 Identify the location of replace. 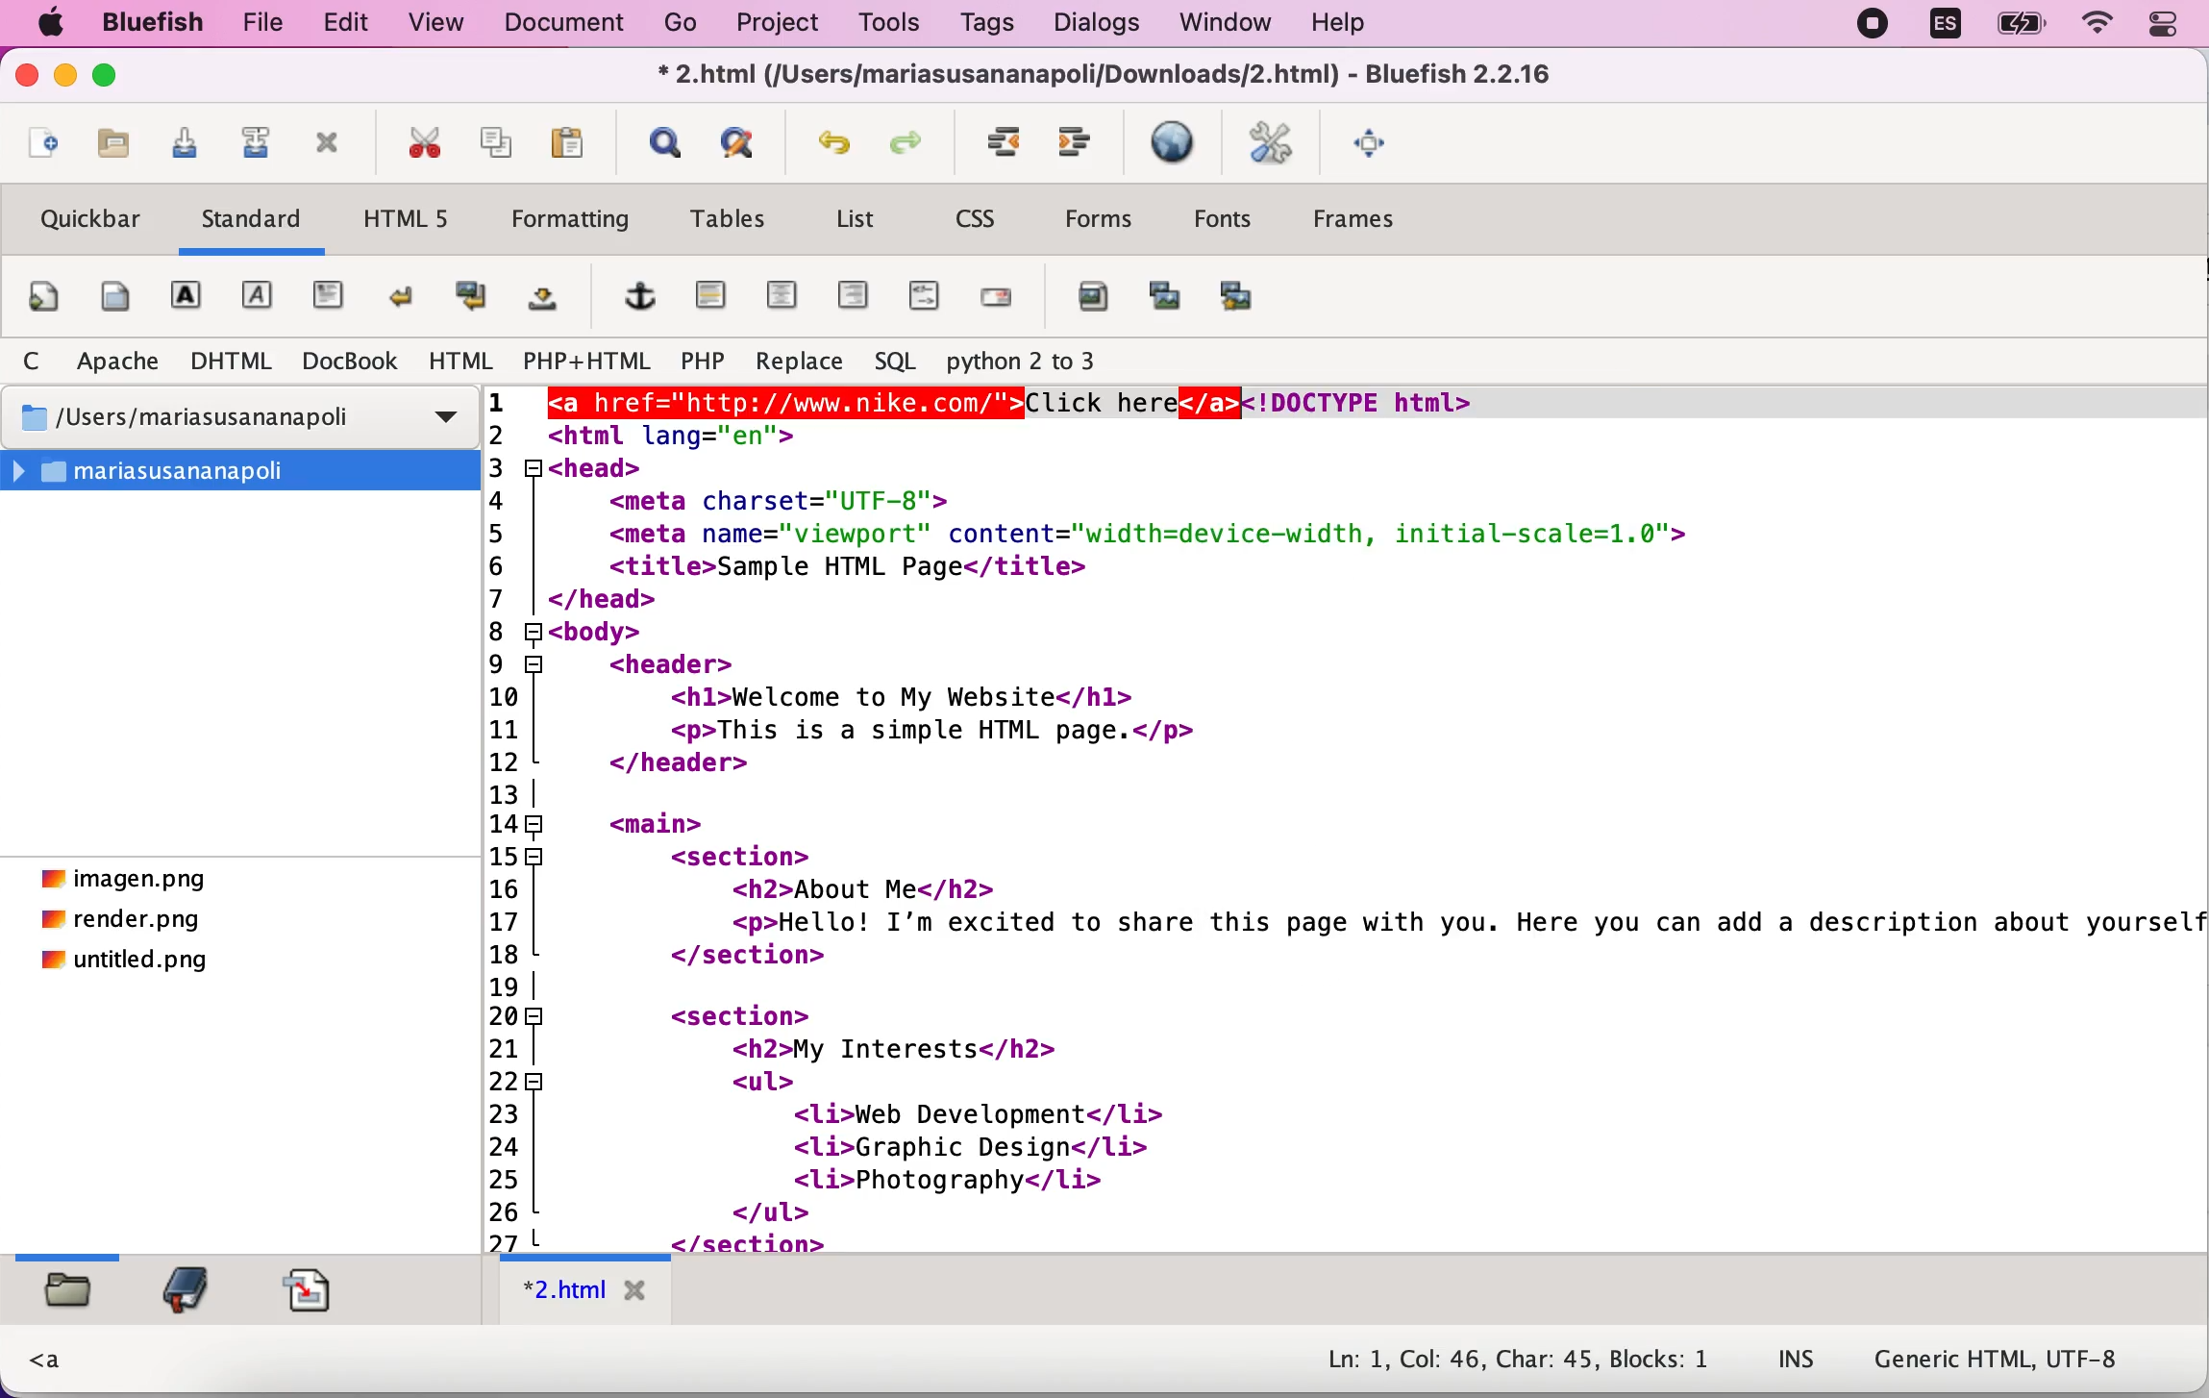
(795, 359).